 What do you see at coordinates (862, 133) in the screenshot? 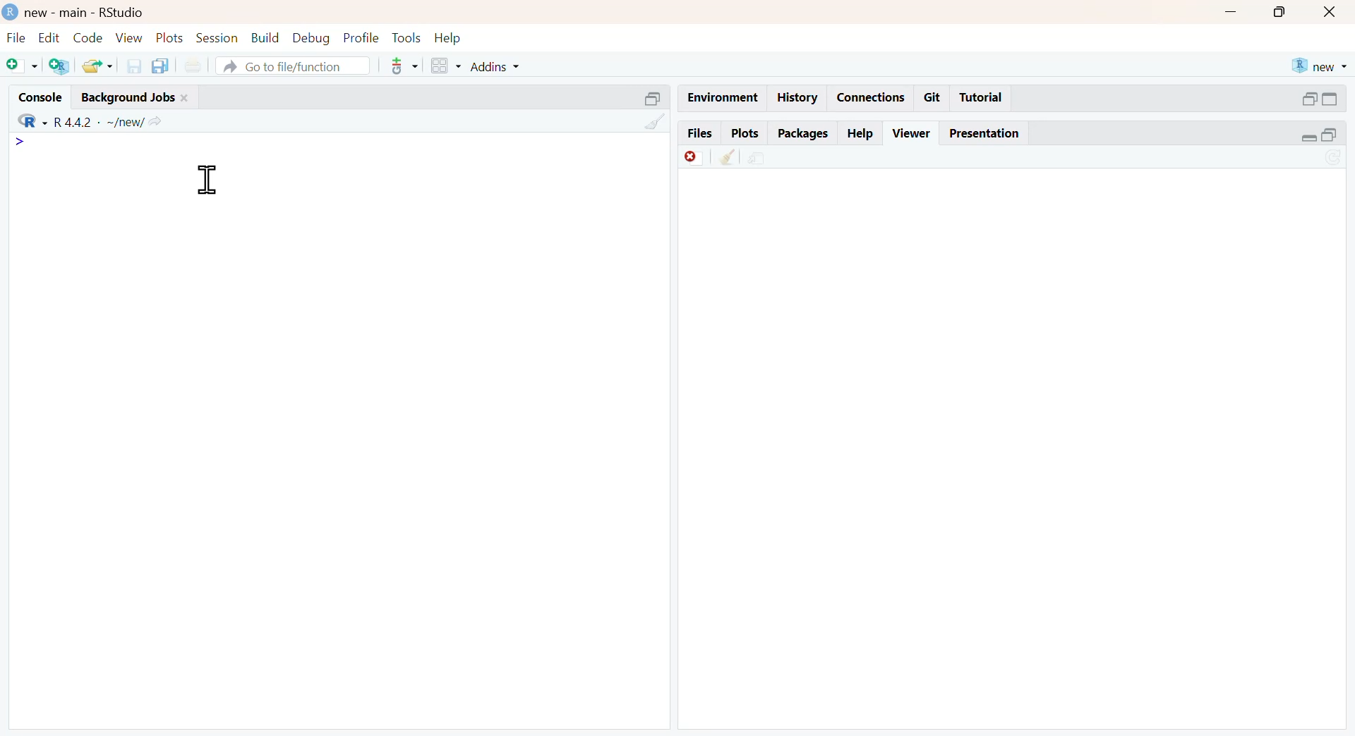
I see `help` at bounding box center [862, 133].